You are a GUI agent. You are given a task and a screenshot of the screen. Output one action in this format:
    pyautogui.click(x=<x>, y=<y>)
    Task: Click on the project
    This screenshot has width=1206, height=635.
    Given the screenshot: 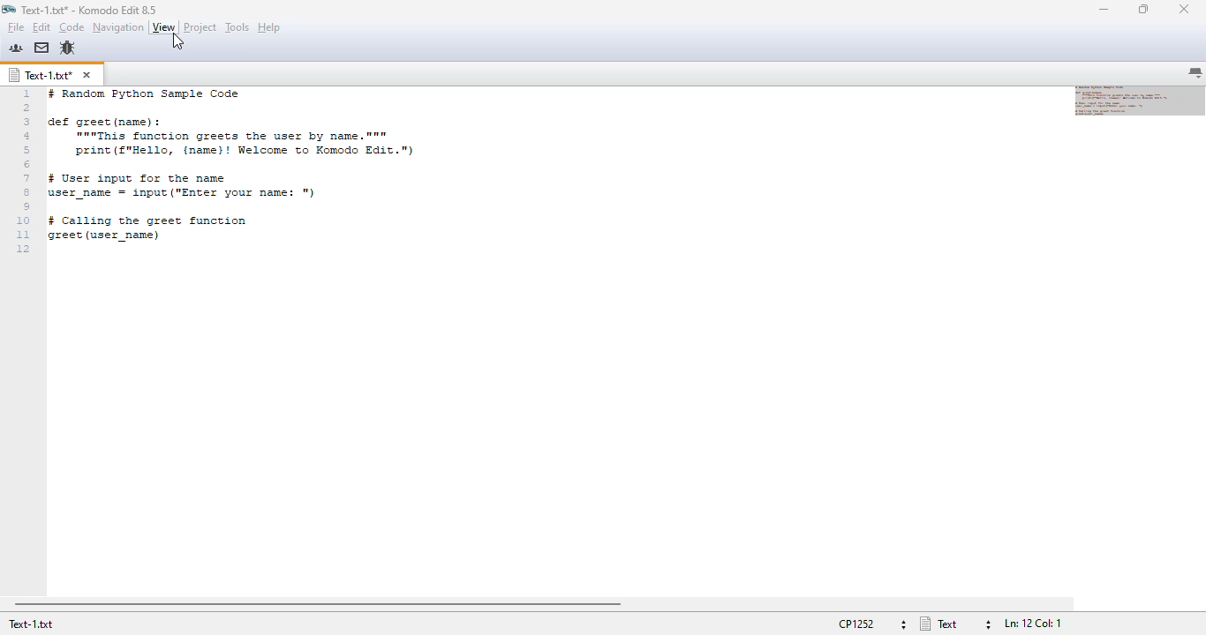 What is the action you would take?
    pyautogui.click(x=200, y=26)
    